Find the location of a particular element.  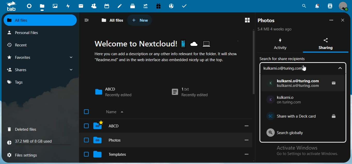

email hosting is located at coordinates (172, 6).